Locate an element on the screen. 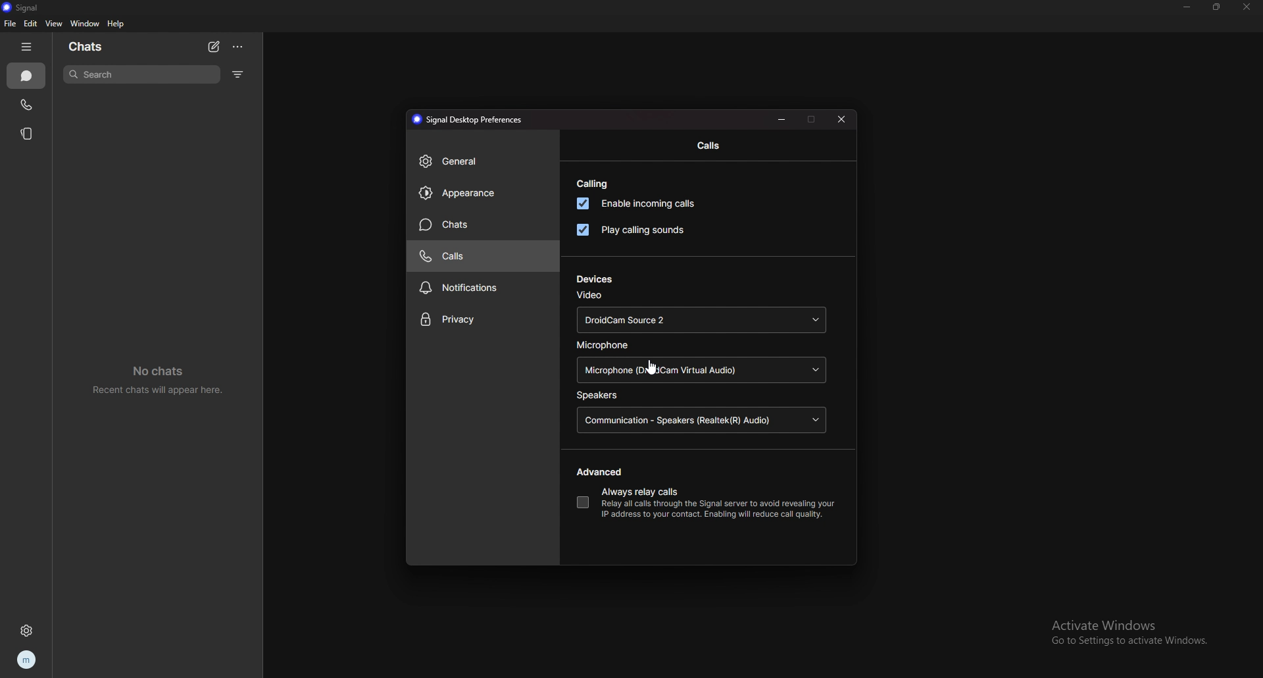 This screenshot has width=1263, height=678. always relay calls is located at coordinates (582, 502).